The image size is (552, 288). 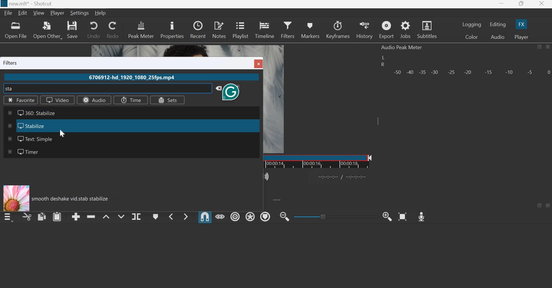 What do you see at coordinates (522, 24) in the screenshot?
I see `FX` at bounding box center [522, 24].